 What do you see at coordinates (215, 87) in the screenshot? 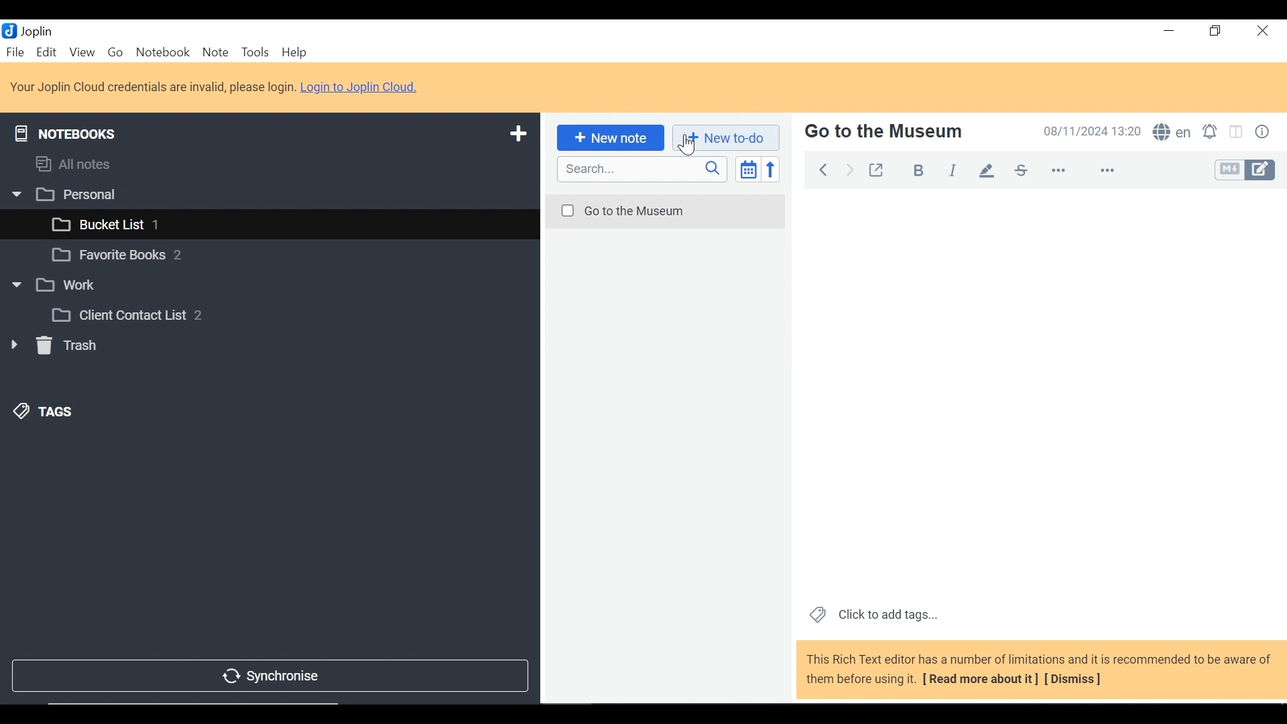
I see `Login to Joplin Cloud` at bounding box center [215, 87].